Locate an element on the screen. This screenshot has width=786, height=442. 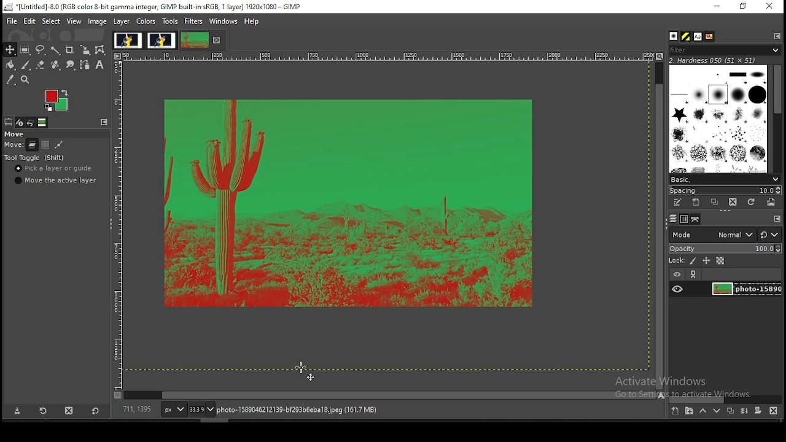
opacity is located at coordinates (724, 247).